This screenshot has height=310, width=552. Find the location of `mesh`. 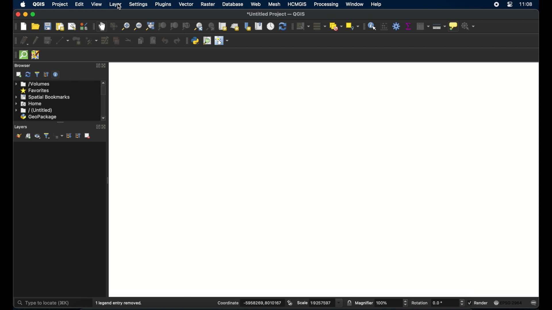

mesh is located at coordinates (274, 5).